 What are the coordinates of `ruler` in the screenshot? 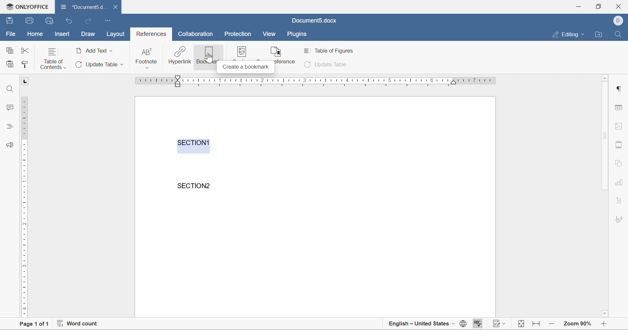 It's located at (316, 80).